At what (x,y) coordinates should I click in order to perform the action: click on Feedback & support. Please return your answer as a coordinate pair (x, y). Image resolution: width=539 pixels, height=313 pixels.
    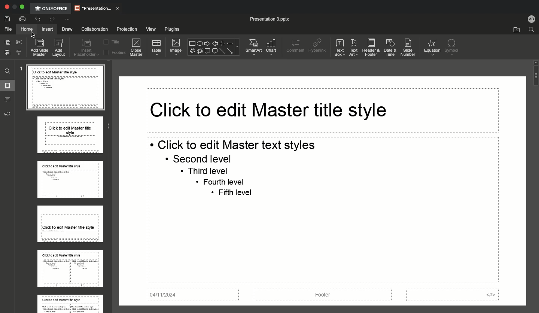
    Looking at the image, I should click on (8, 113).